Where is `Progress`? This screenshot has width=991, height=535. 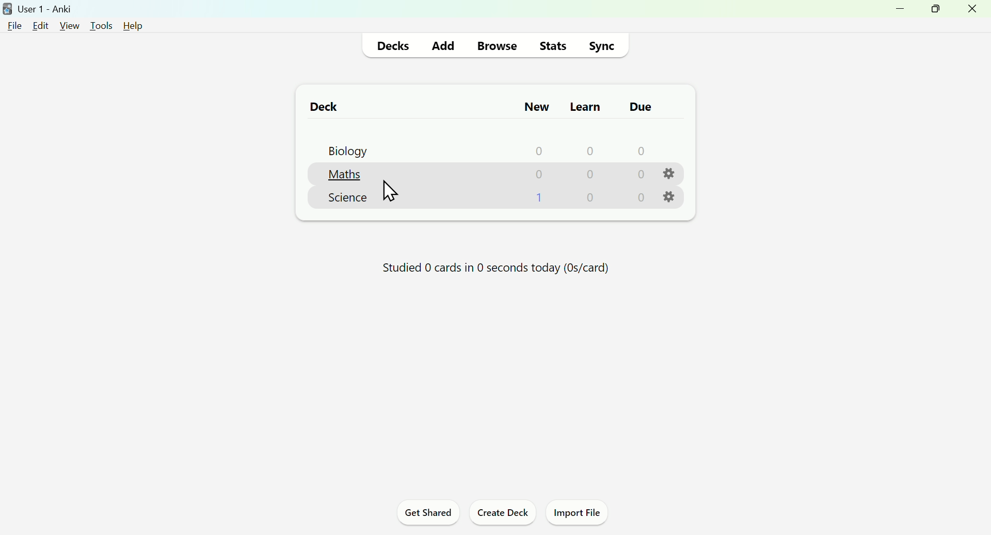
Progress is located at coordinates (490, 271).